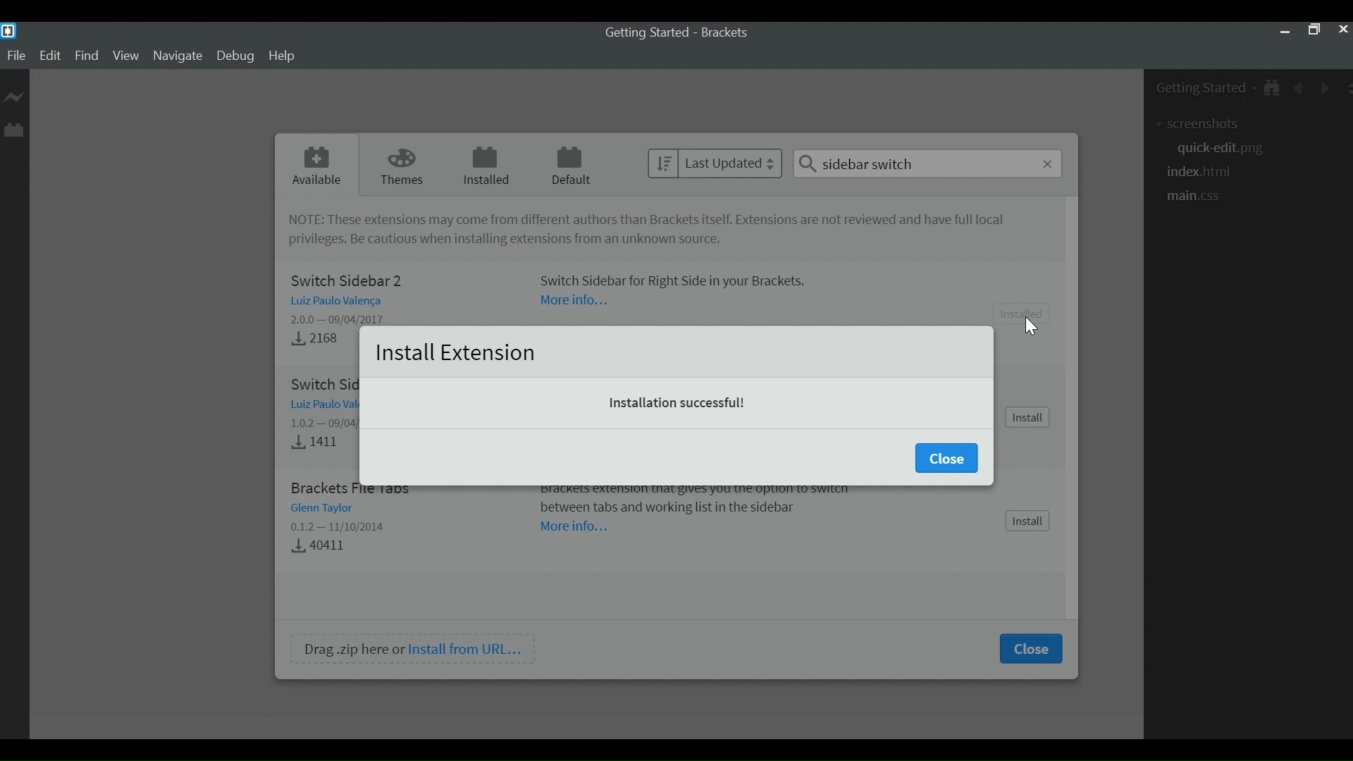  What do you see at coordinates (1197, 197) in the screenshot?
I see `css file` at bounding box center [1197, 197].